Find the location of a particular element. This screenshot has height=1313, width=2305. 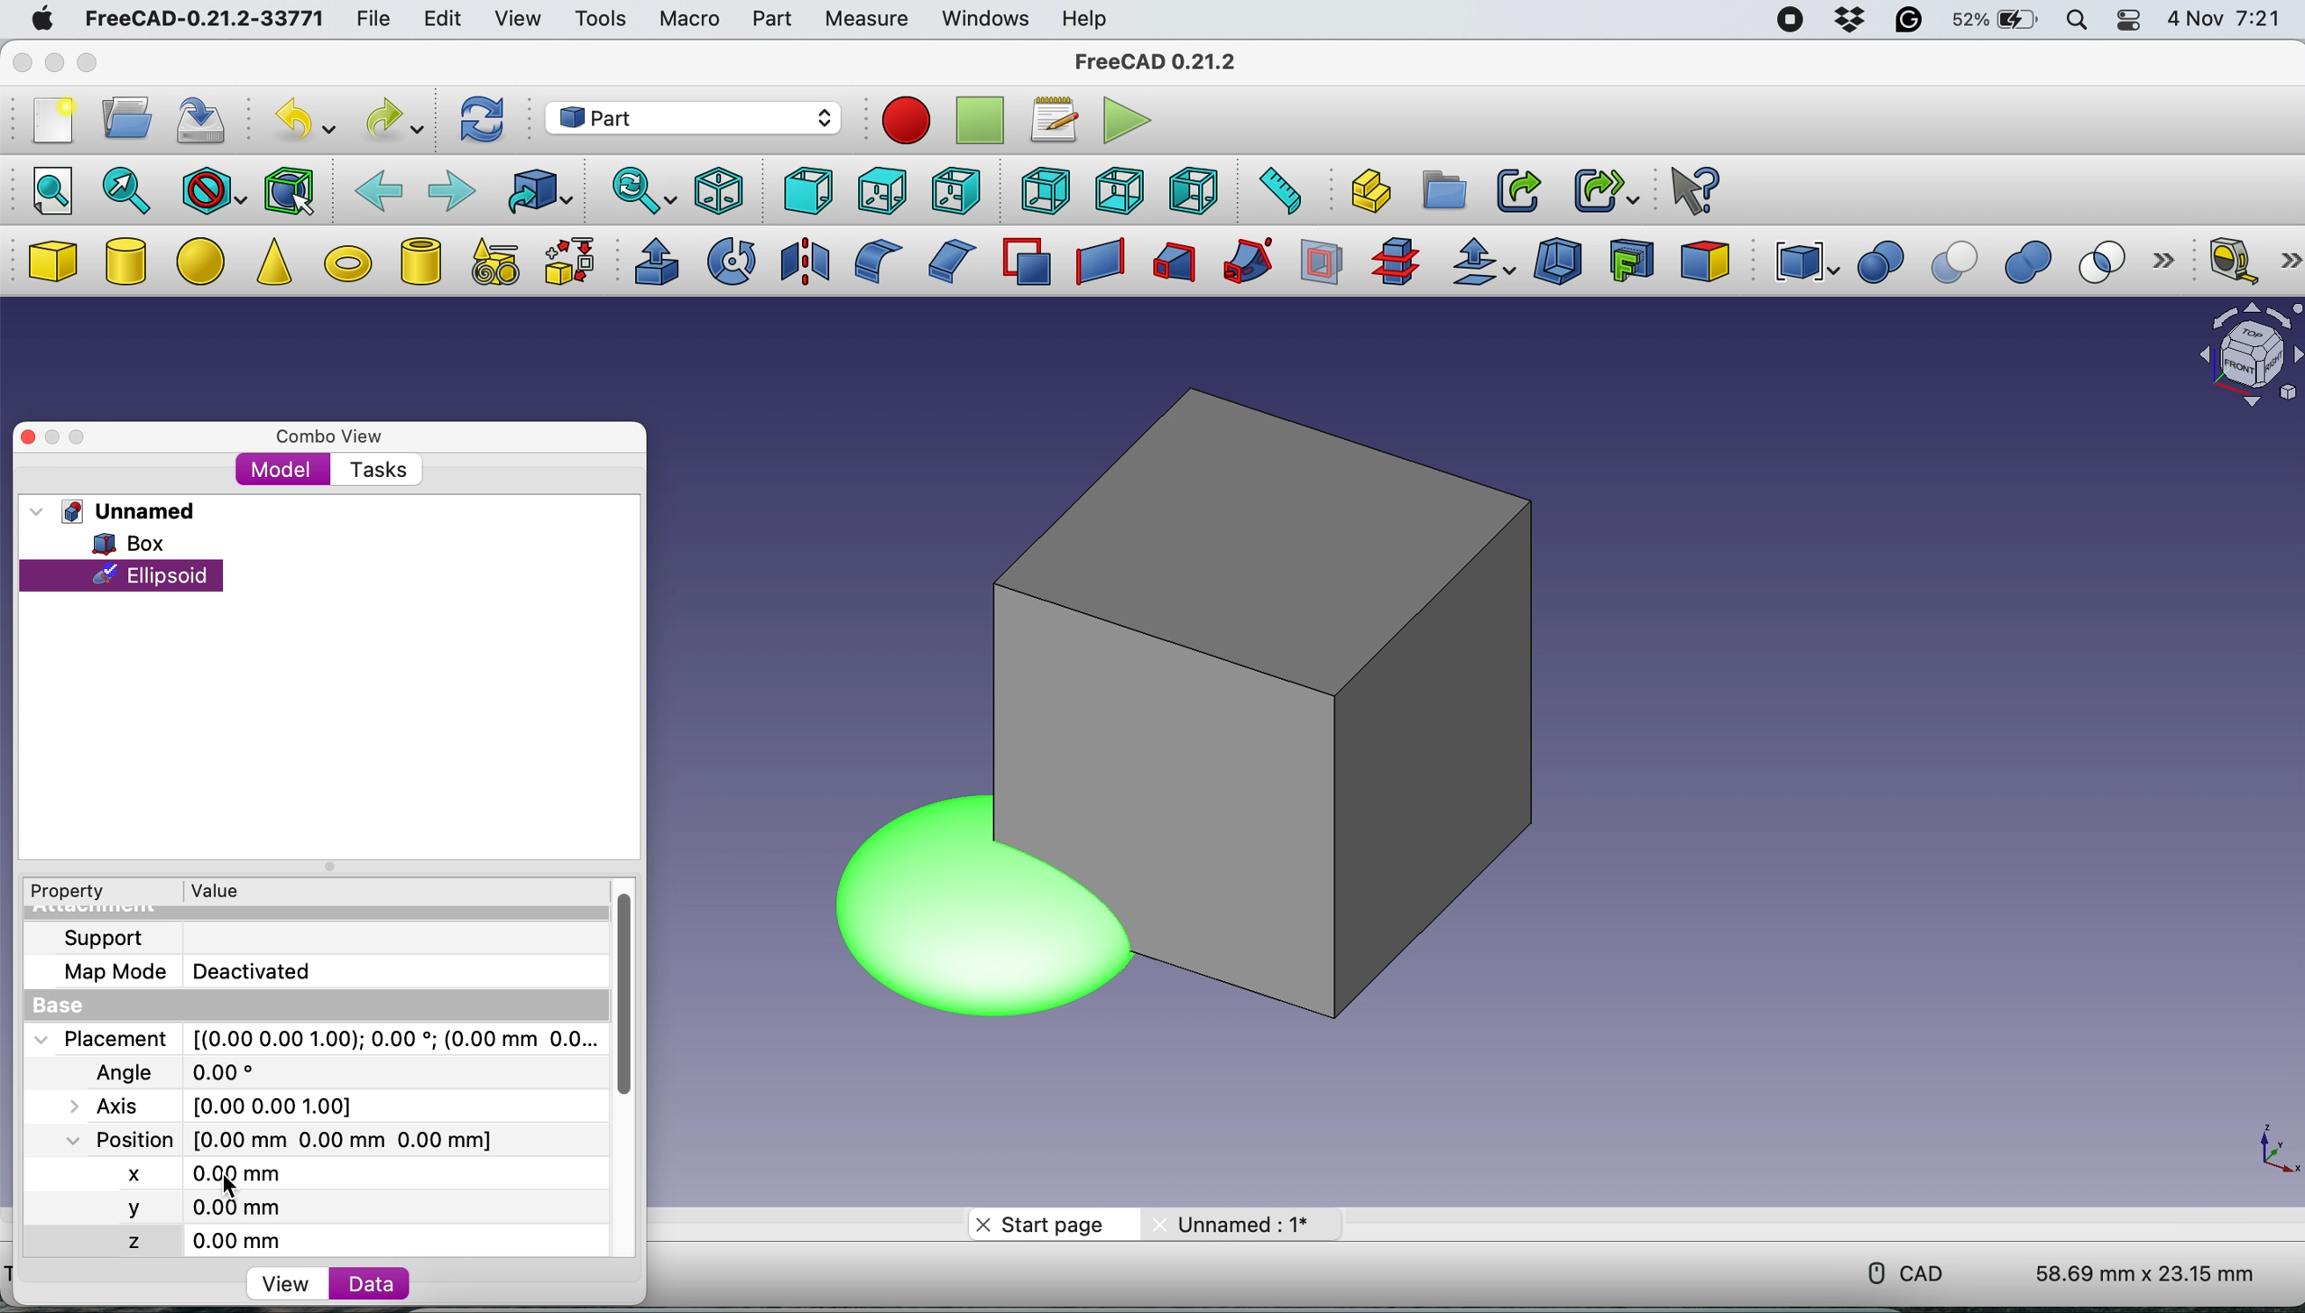

vertical scroll bar is located at coordinates (618, 988).